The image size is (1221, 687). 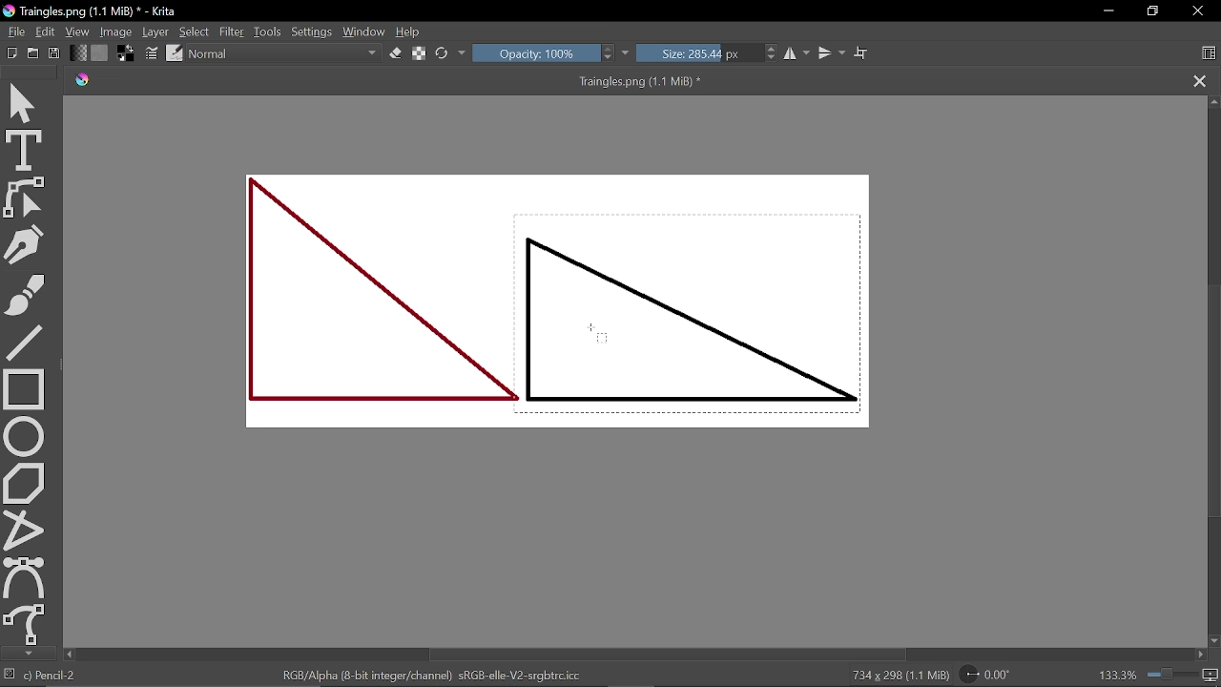 I want to click on rectangle tool, so click(x=25, y=387).